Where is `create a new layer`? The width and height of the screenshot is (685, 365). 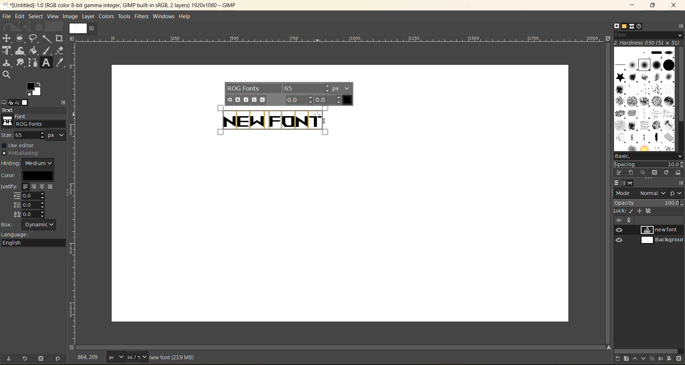 create a new layer is located at coordinates (619, 358).